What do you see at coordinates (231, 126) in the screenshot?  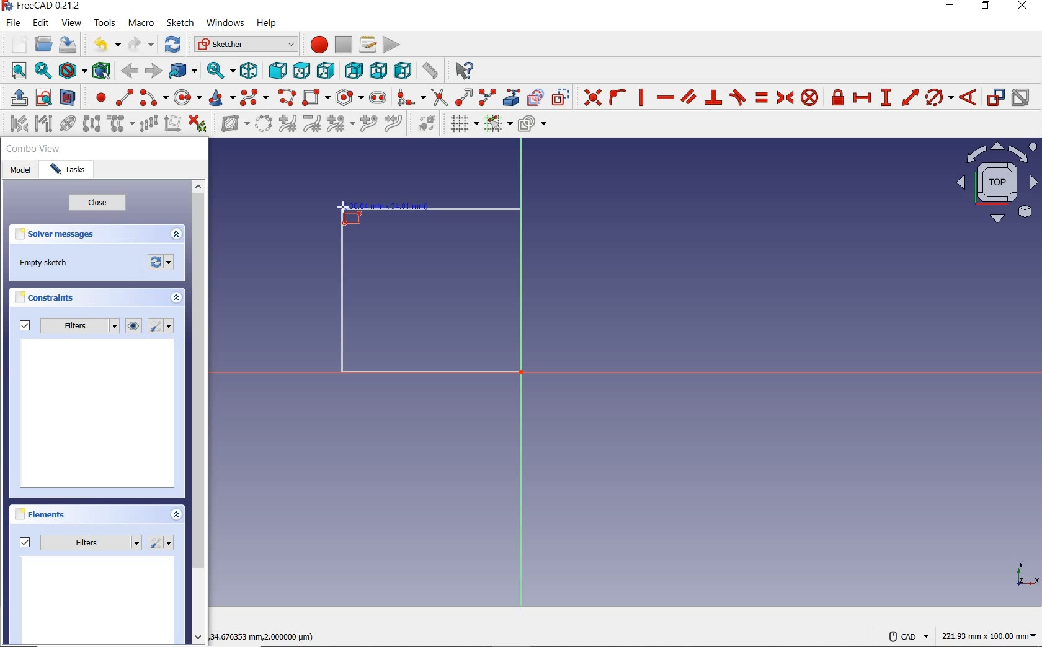 I see `show/hide b-splineinformation layer` at bounding box center [231, 126].